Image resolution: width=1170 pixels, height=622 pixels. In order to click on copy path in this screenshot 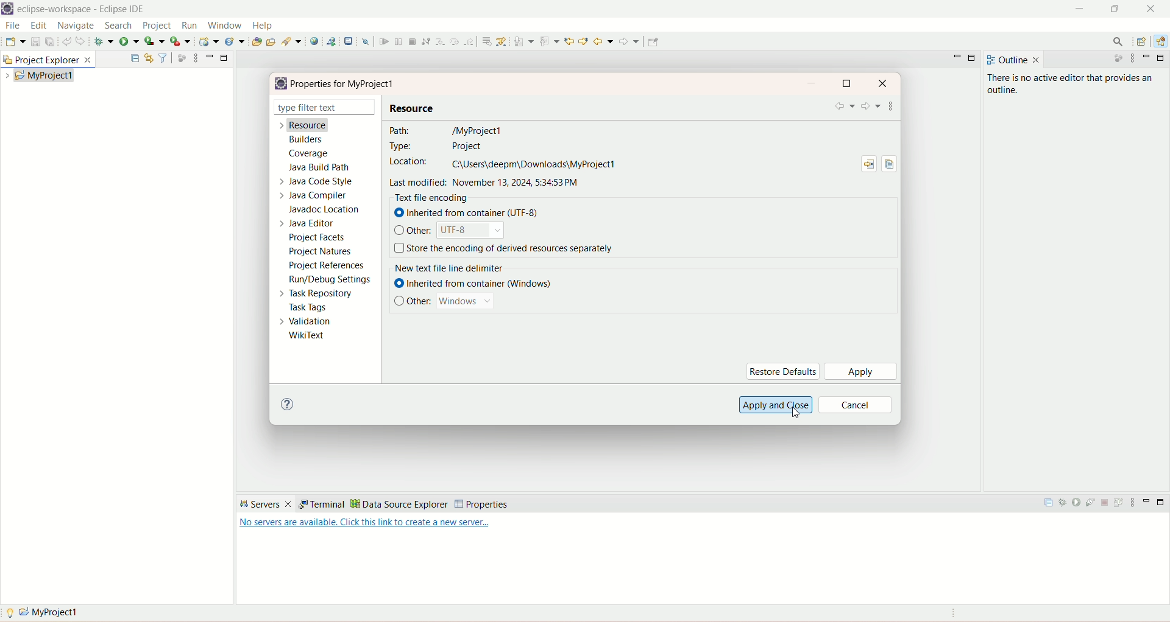, I will do `click(890, 166)`.